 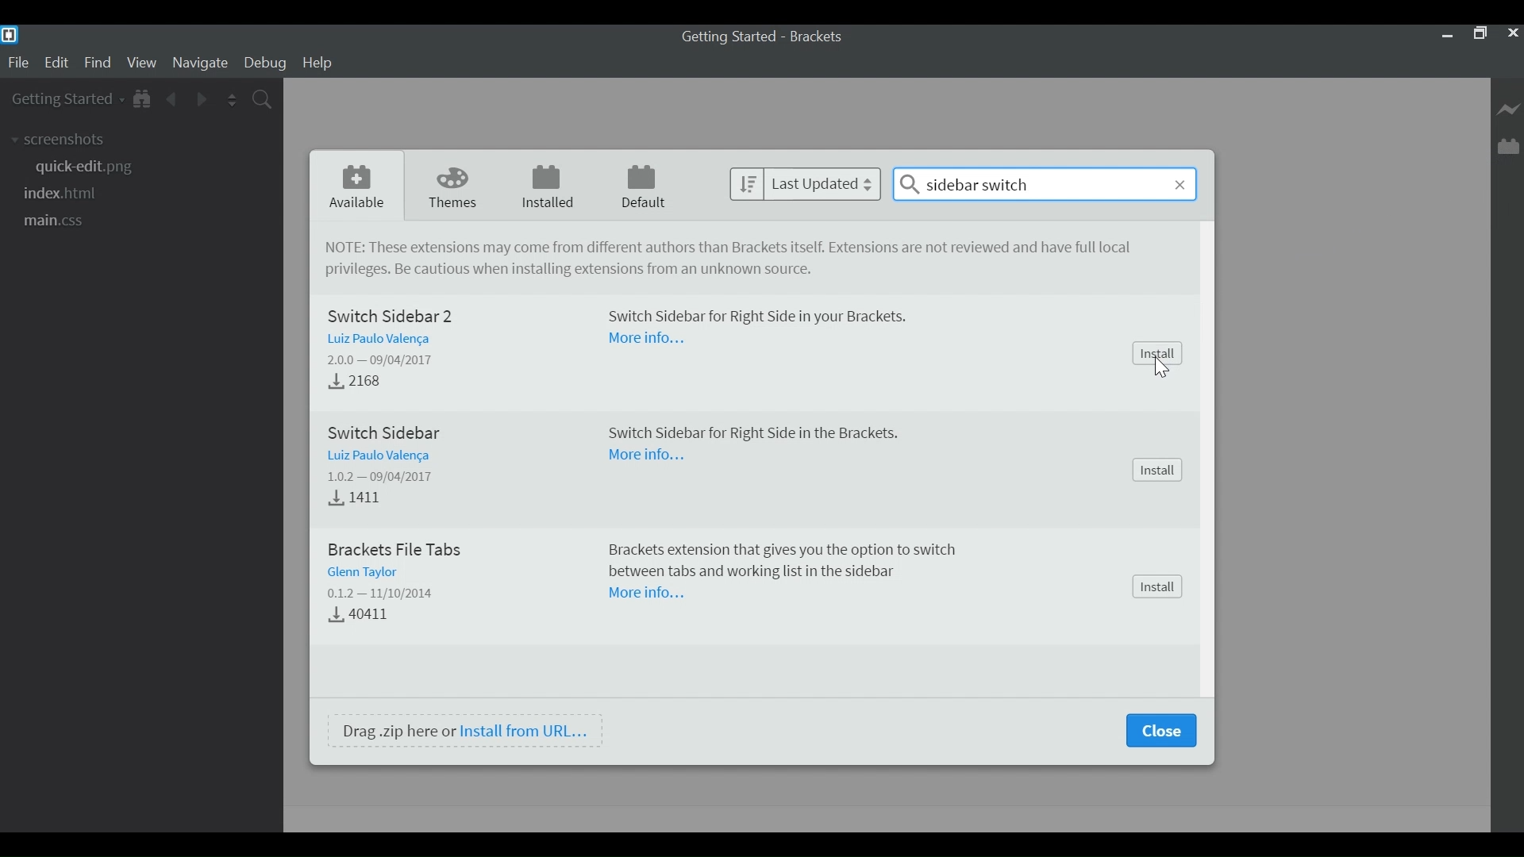 I want to click on Navigate Back, so click(x=173, y=98).